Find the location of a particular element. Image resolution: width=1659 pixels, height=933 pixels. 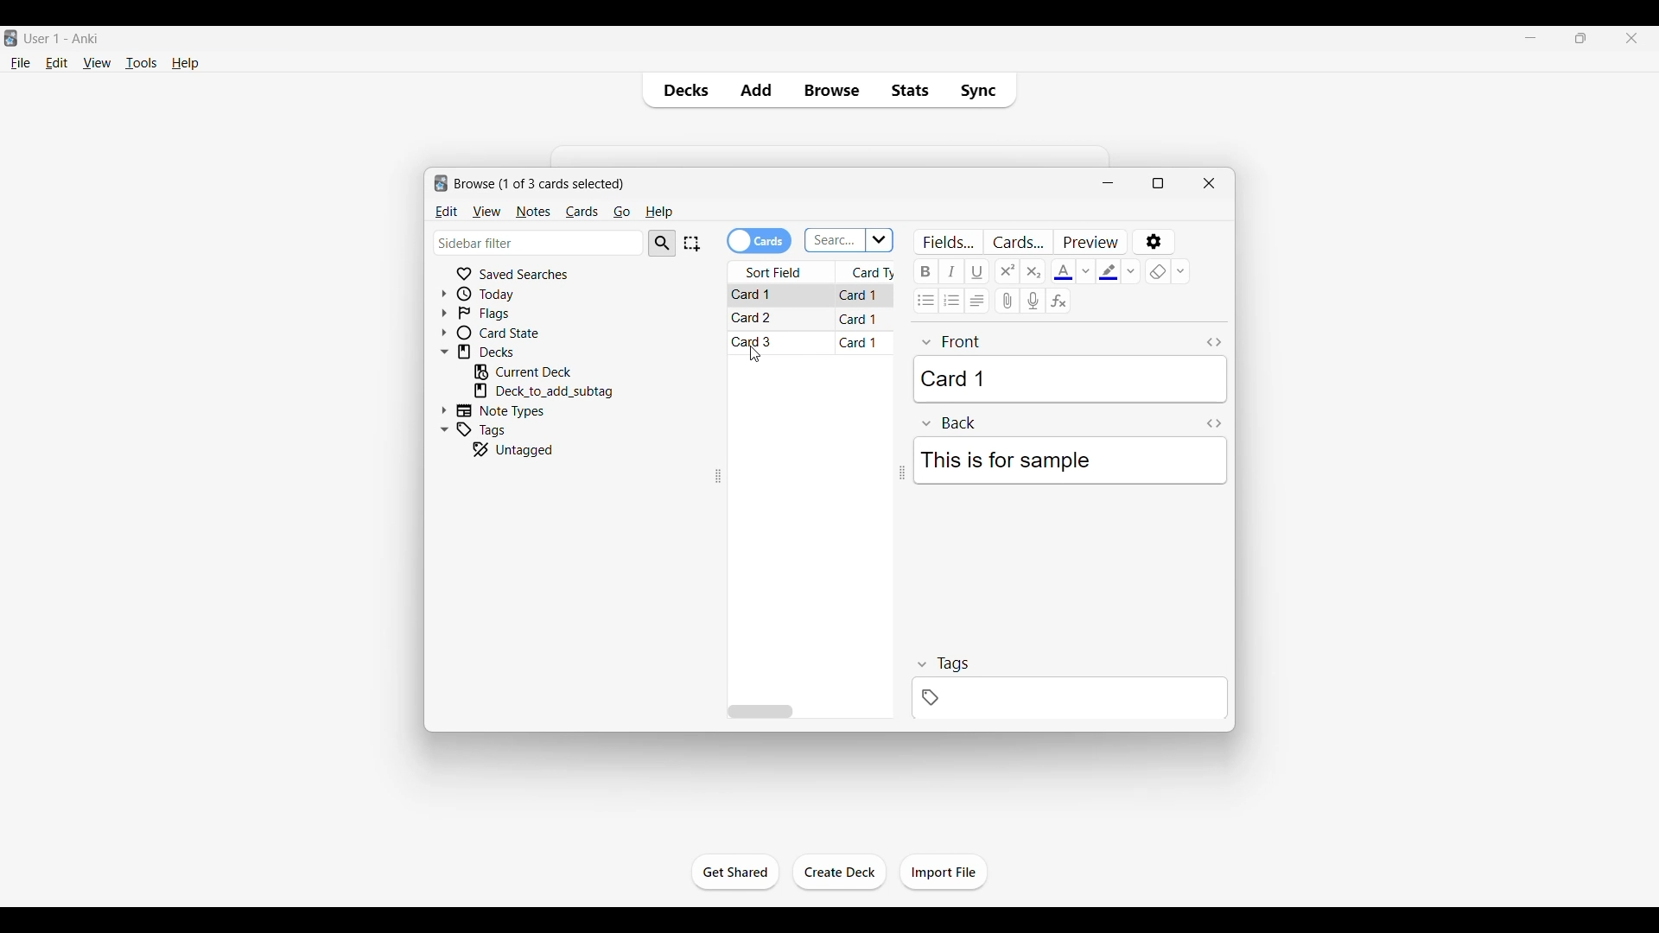

Unordered list is located at coordinates (925, 301).